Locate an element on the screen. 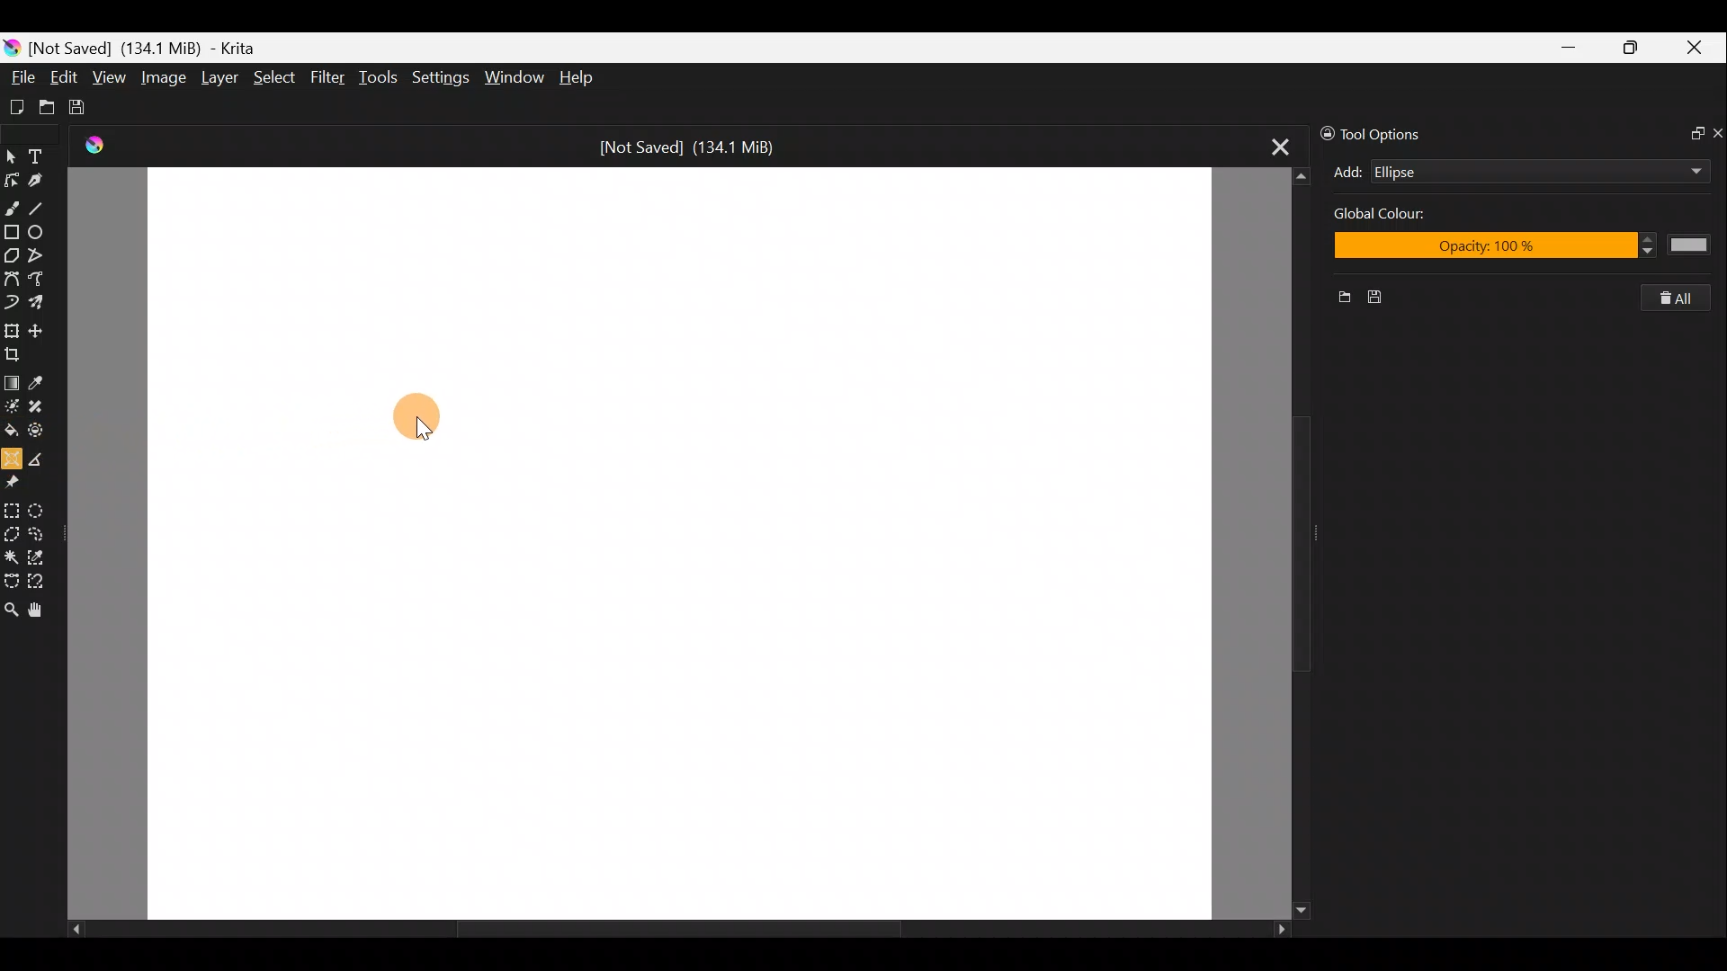 This screenshot has width=1727, height=971. Krita logo is located at coordinates (11, 47).